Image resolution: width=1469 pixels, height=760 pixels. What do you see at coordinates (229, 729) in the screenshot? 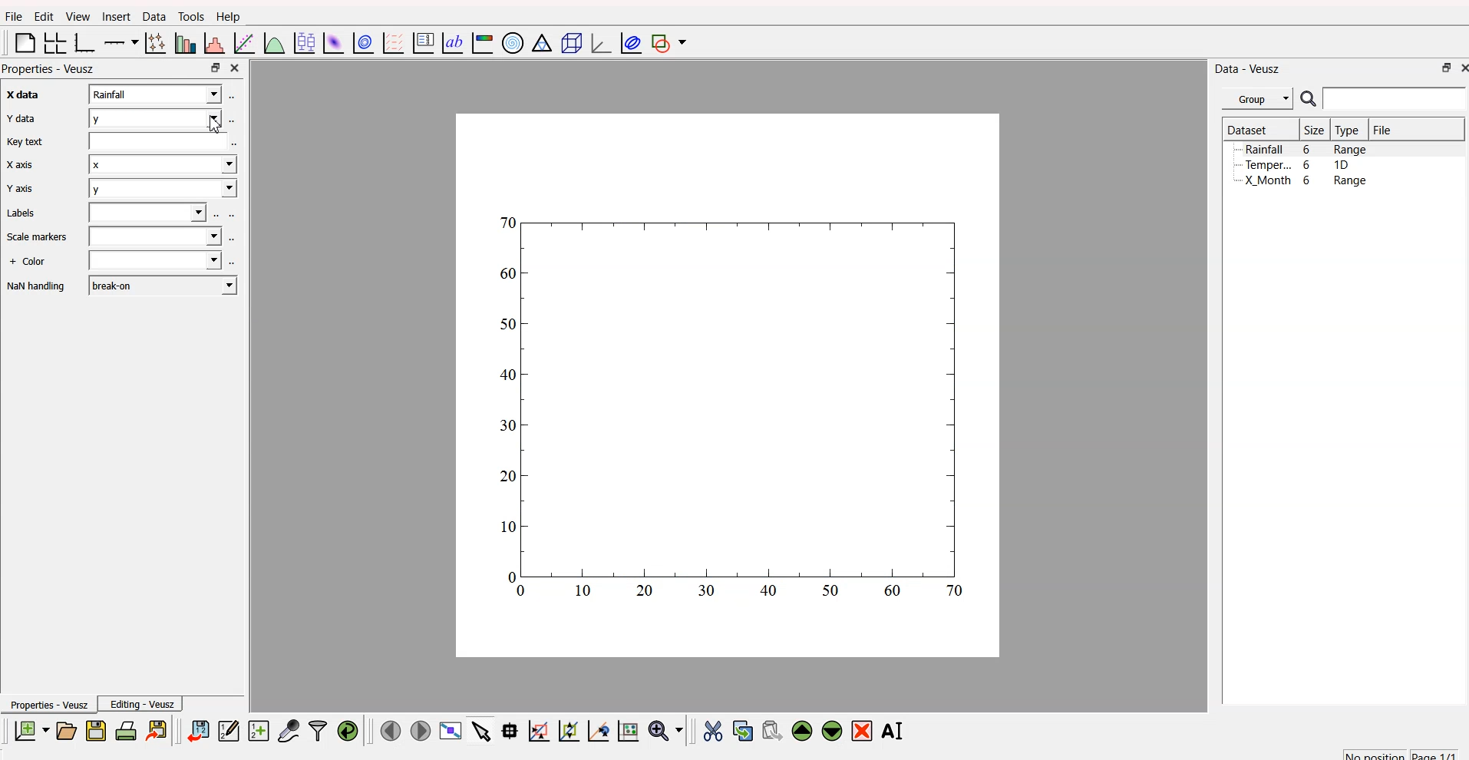
I see `editor` at bounding box center [229, 729].